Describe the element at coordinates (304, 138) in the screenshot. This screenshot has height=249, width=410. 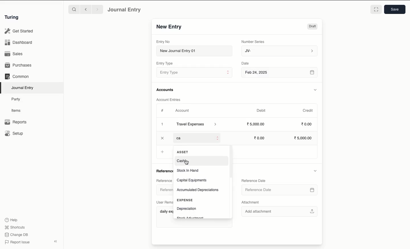
I see `5,000.00` at that location.